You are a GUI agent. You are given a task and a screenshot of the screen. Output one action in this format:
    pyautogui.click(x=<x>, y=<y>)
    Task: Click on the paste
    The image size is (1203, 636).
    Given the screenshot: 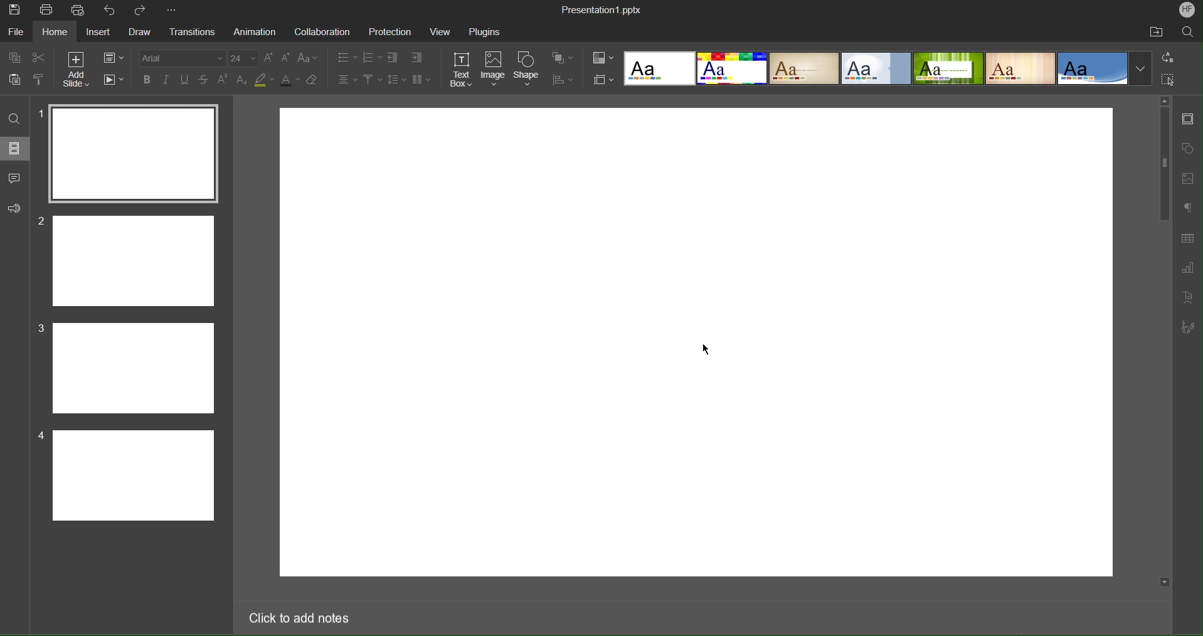 What is the action you would take?
    pyautogui.click(x=18, y=80)
    